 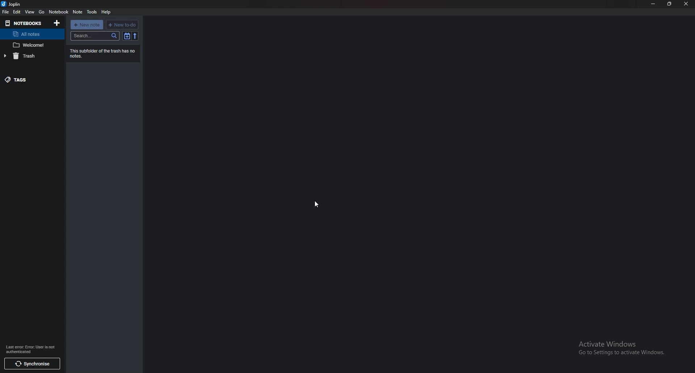 I want to click on Reverse sort order, so click(x=135, y=36).